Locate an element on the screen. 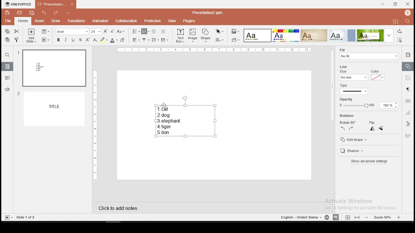  line size is located at coordinates (345, 69).